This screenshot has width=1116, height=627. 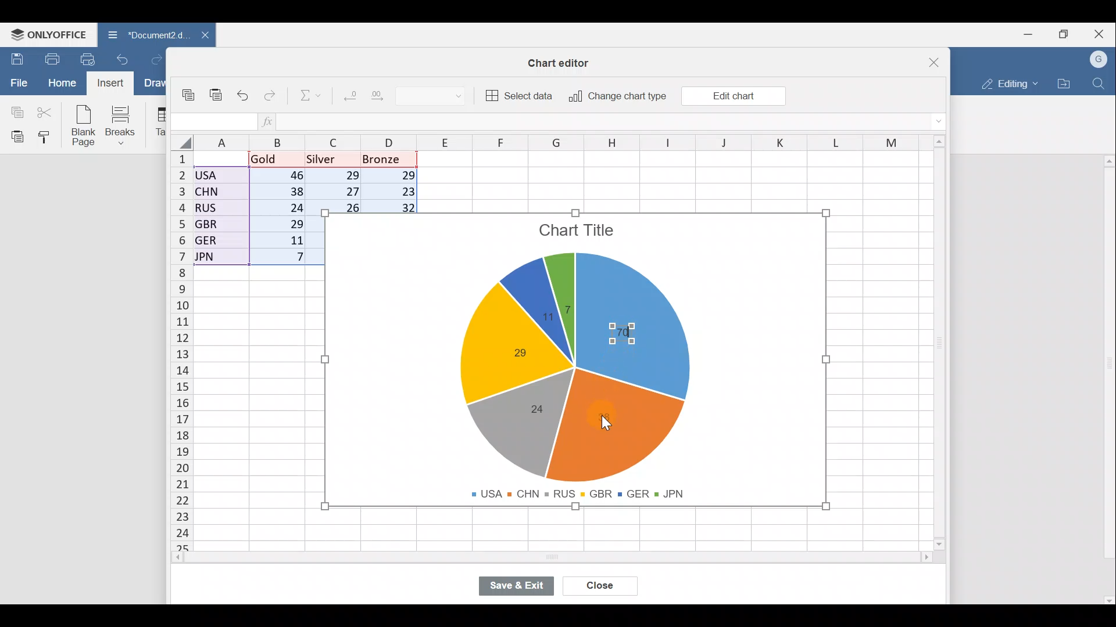 I want to click on Scroll bar, so click(x=569, y=558).